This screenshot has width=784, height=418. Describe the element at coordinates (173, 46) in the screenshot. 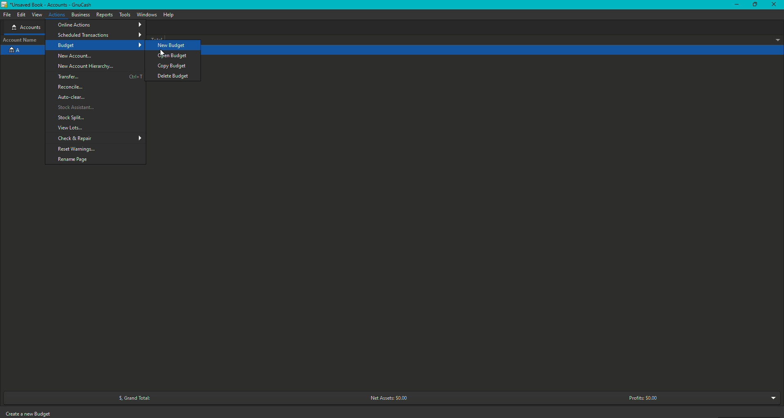

I see `New Budget` at that location.